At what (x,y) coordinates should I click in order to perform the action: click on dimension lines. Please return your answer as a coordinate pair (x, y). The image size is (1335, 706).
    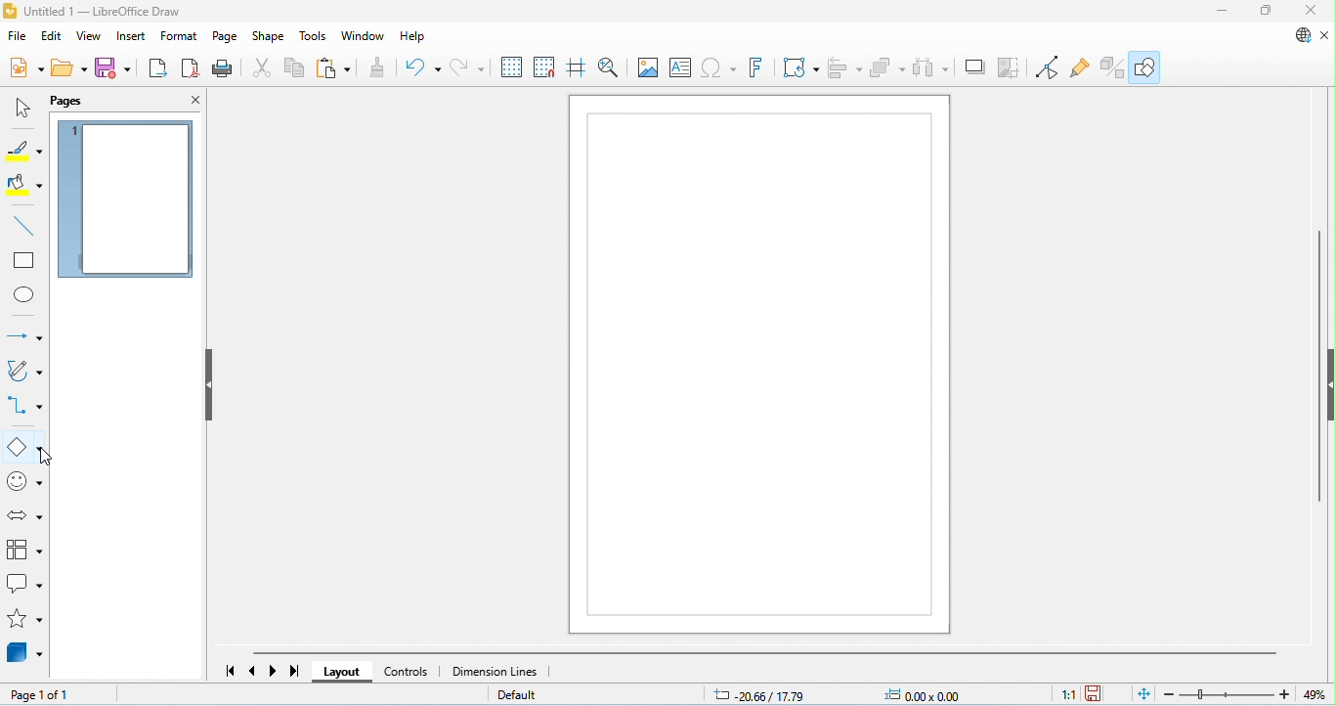
    Looking at the image, I should click on (494, 670).